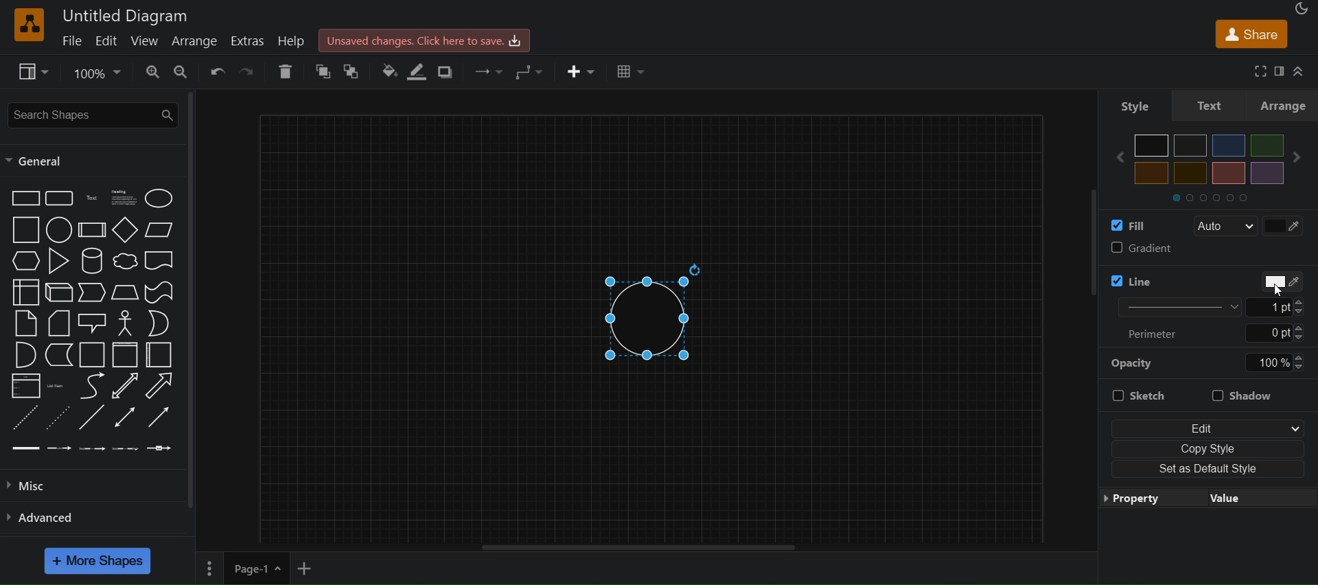 The width and height of the screenshot is (1318, 585). What do you see at coordinates (1207, 424) in the screenshot?
I see `edit` at bounding box center [1207, 424].